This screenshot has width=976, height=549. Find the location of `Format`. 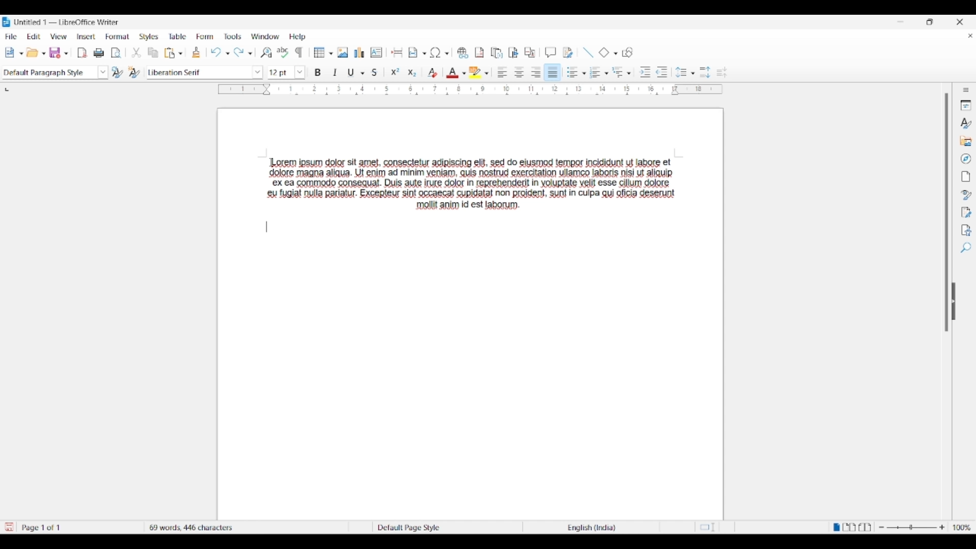

Format is located at coordinates (117, 37).